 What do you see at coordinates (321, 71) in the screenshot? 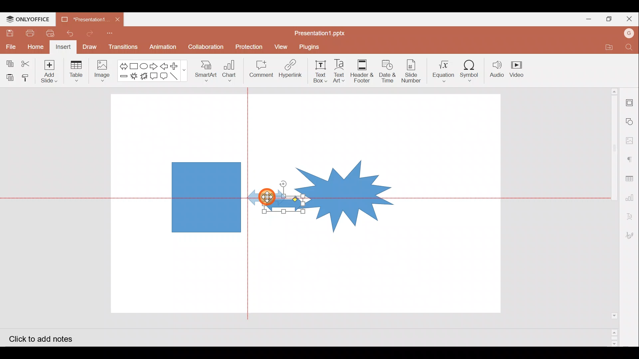
I see `Text box` at bounding box center [321, 71].